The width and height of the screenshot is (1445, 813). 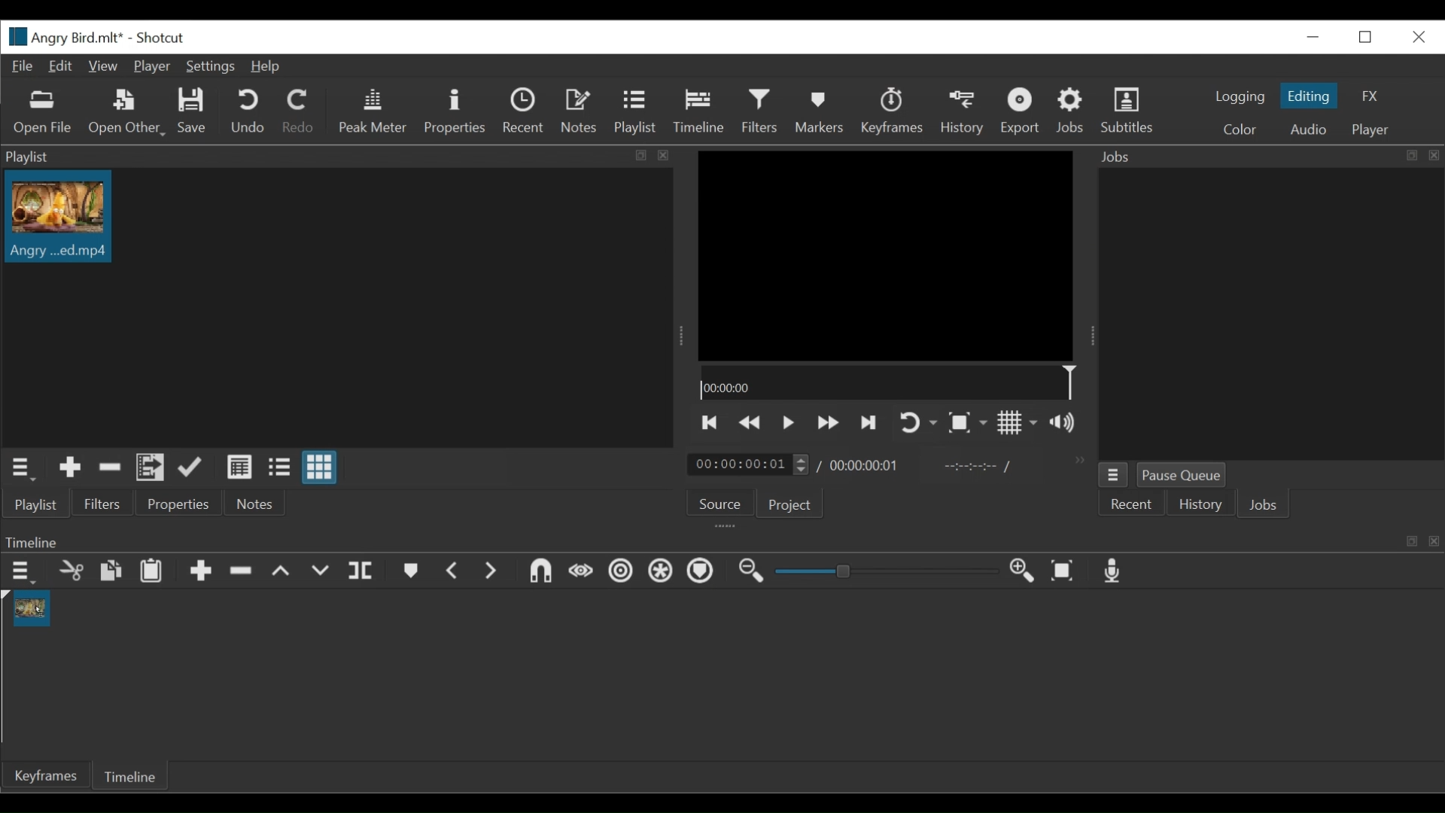 I want to click on Save, so click(x=196, y=113).